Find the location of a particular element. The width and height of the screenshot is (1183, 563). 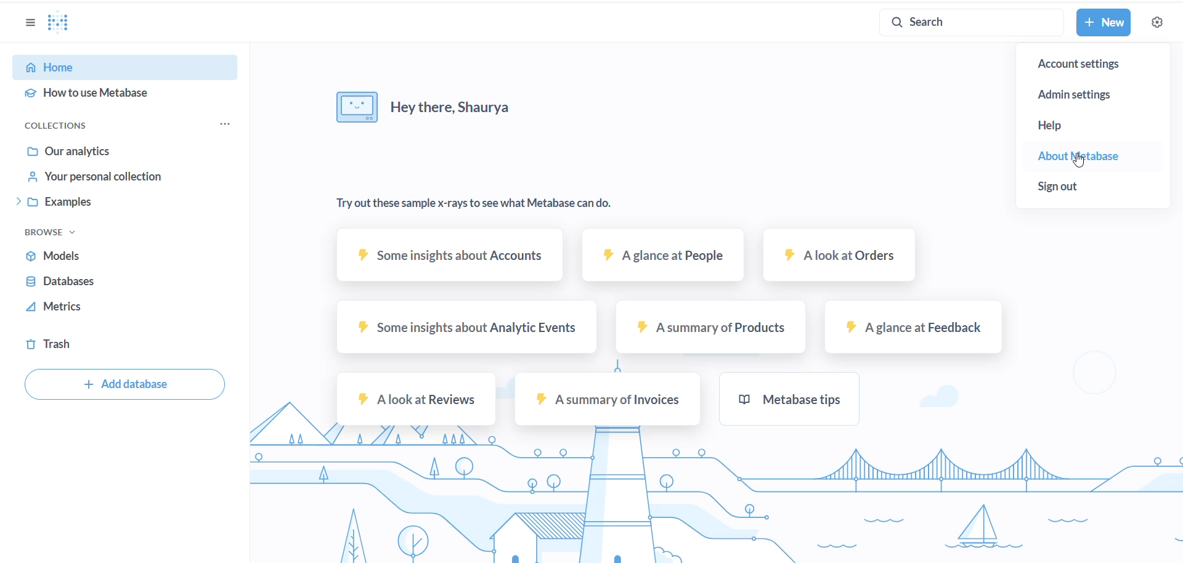

LOGO is located at coordinates (62, 24).